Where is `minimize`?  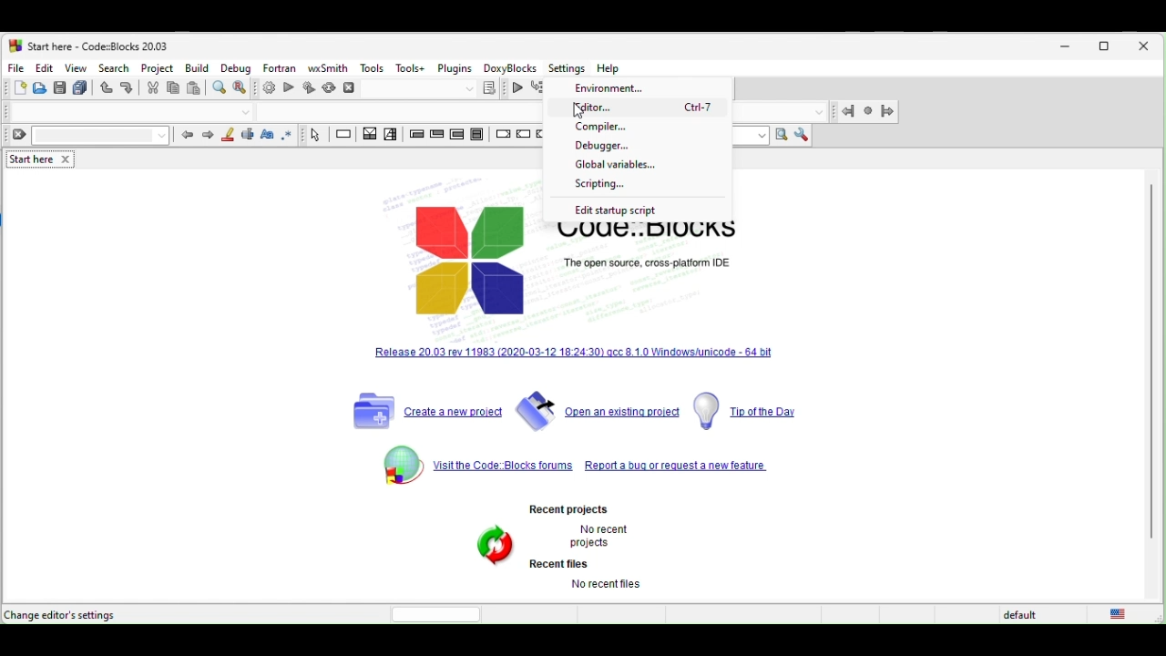 minimize is located at coordinates (1066, 47).